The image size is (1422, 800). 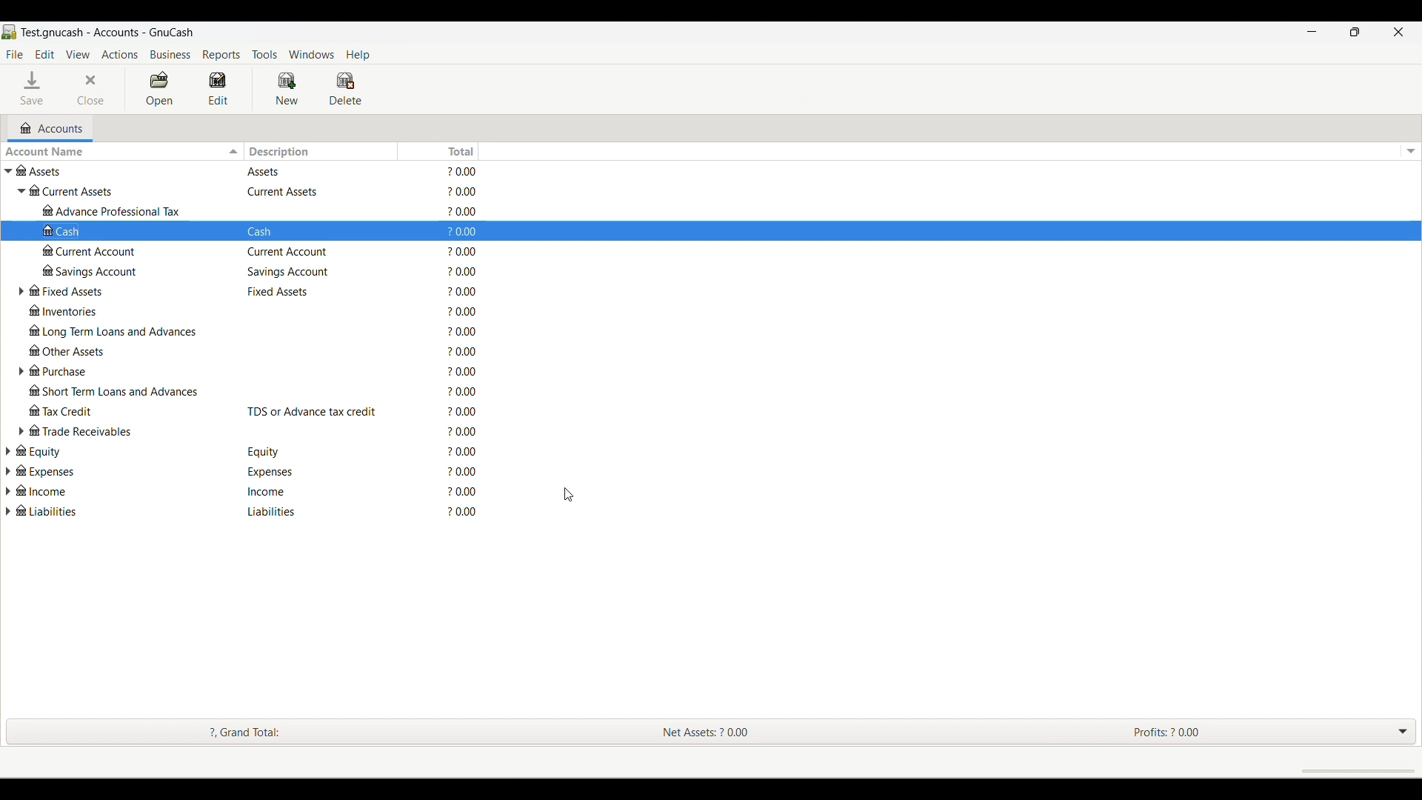 I want to click on Advanced Professional Tax, so click(x=133, y=210).